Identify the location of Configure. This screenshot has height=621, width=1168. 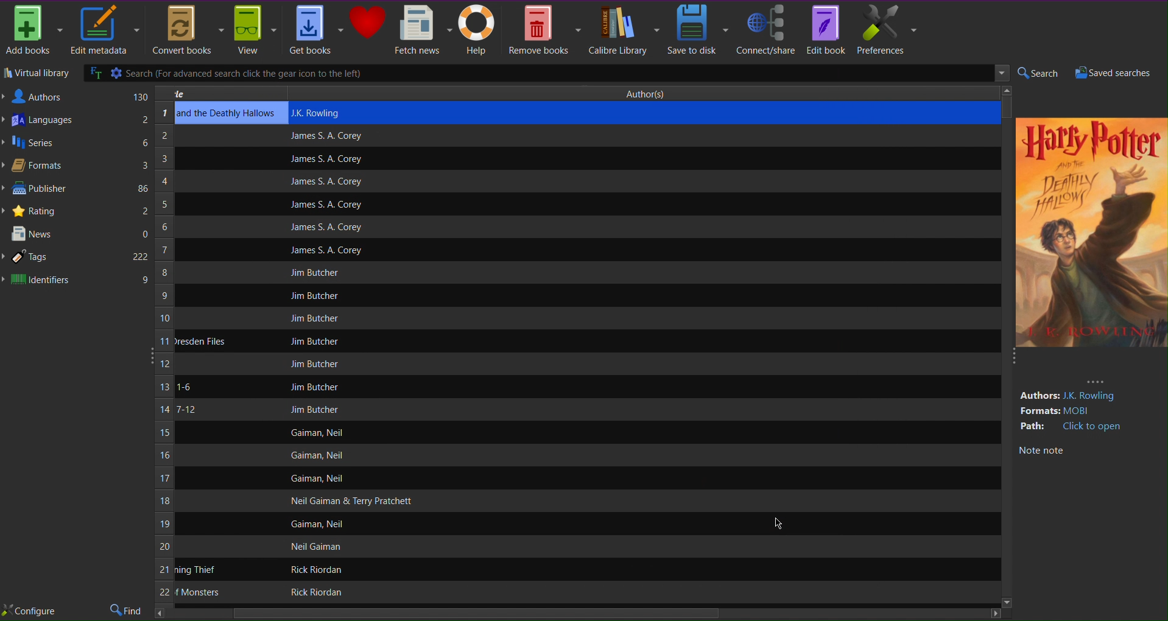
(29, 611).